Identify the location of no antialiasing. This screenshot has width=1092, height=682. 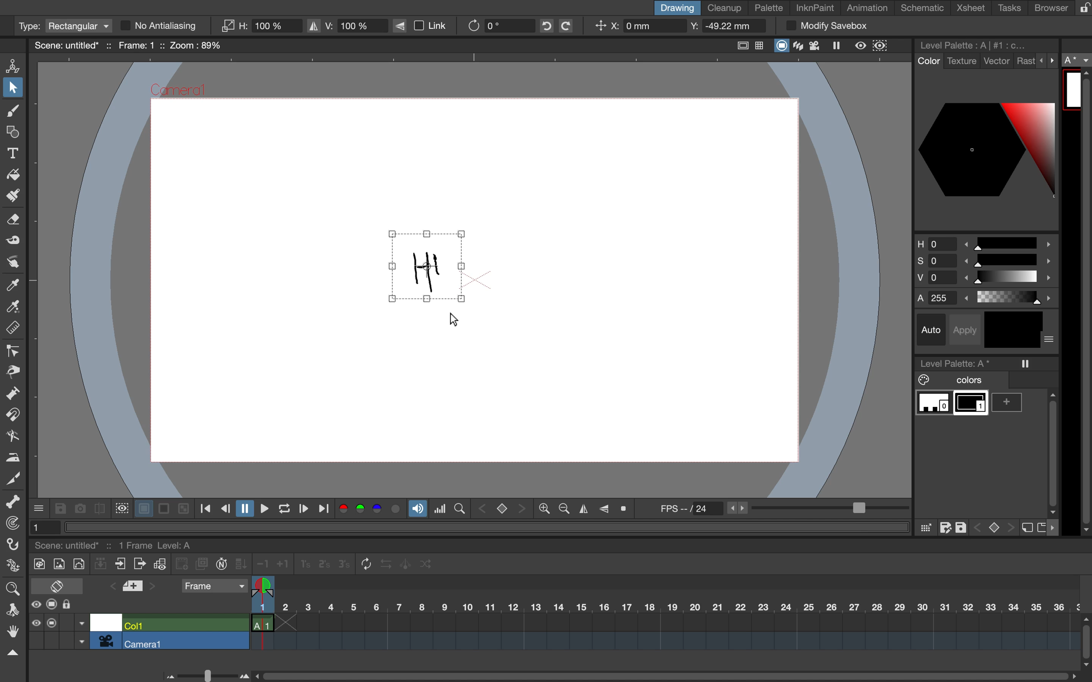
(167, 26).